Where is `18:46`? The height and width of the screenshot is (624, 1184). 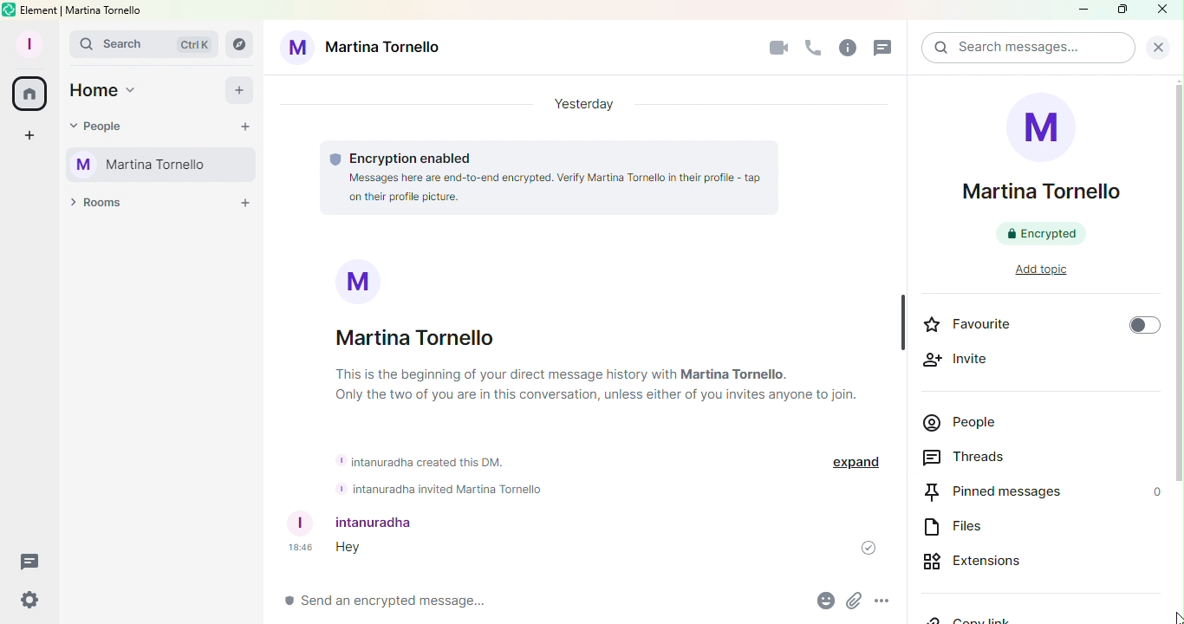 18:46 is located at coordinates (299, 548).